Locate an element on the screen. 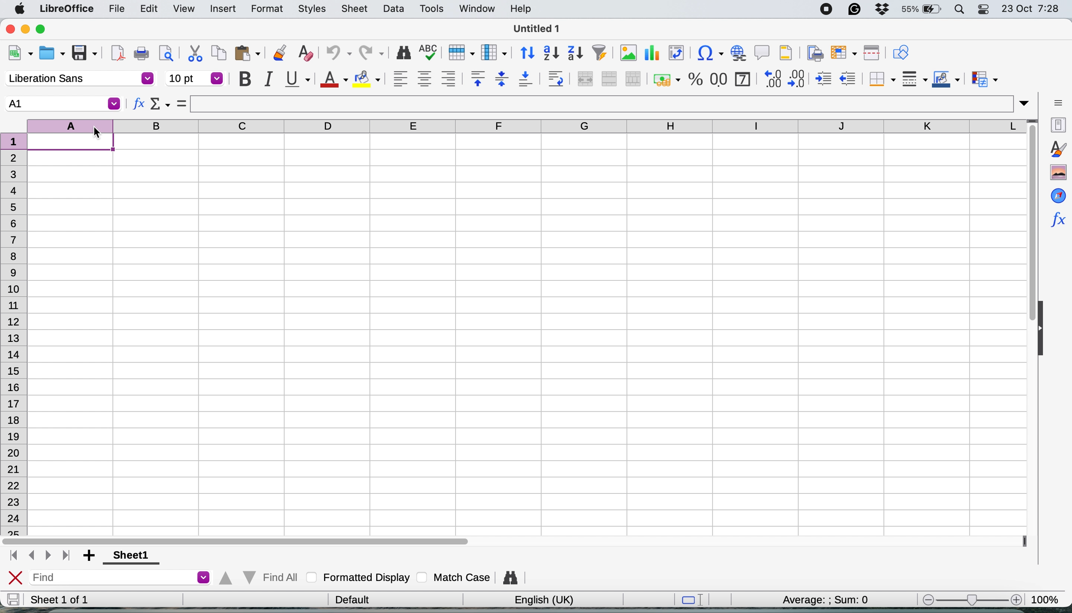 The width and height of the screenshot is (1072, 613). find is located at coordinates (119, 577).